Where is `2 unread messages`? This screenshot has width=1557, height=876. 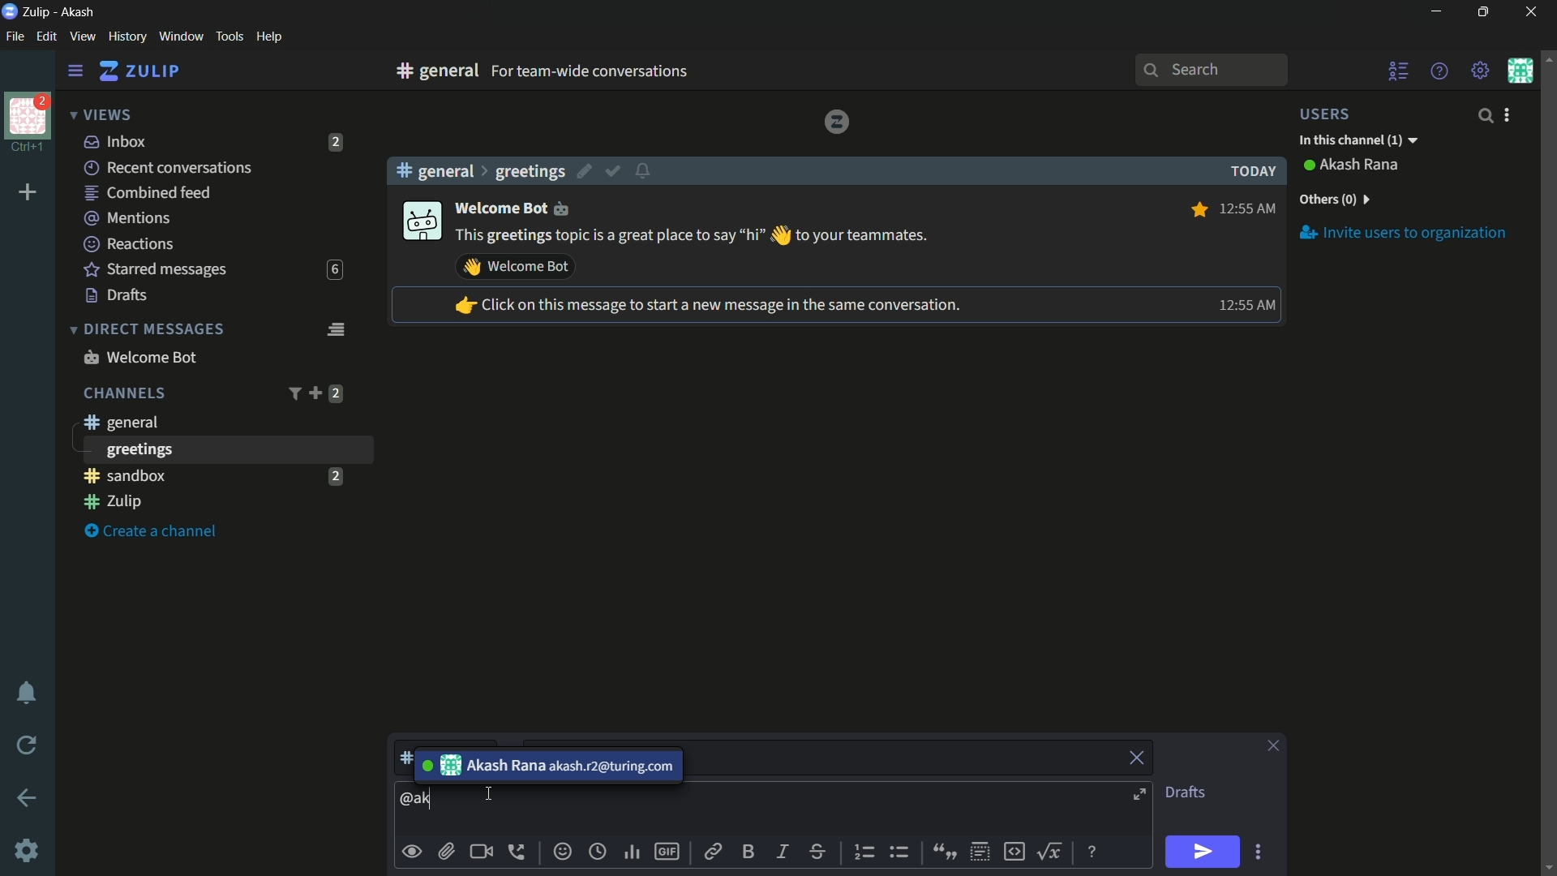 2 unread messages is located at coordinates (336, 393).